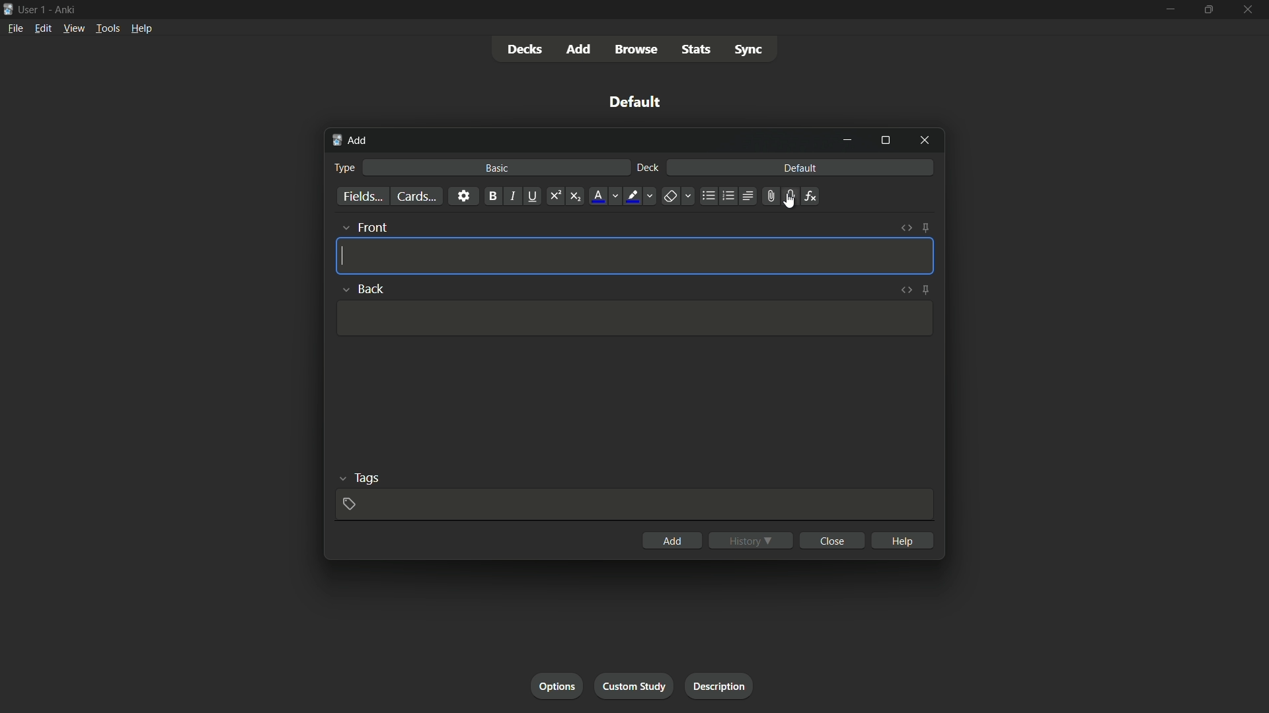 Image resolution: width=1269 pixels, height=713 pixels. What do you see at coordinates (64, 9) in the screenshot?
I see `app name` at bounding box center [64, 9].